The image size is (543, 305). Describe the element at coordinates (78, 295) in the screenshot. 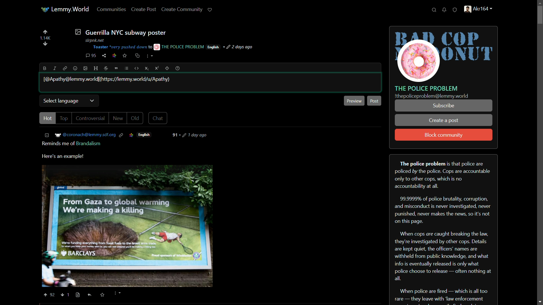

I see `` at that location.